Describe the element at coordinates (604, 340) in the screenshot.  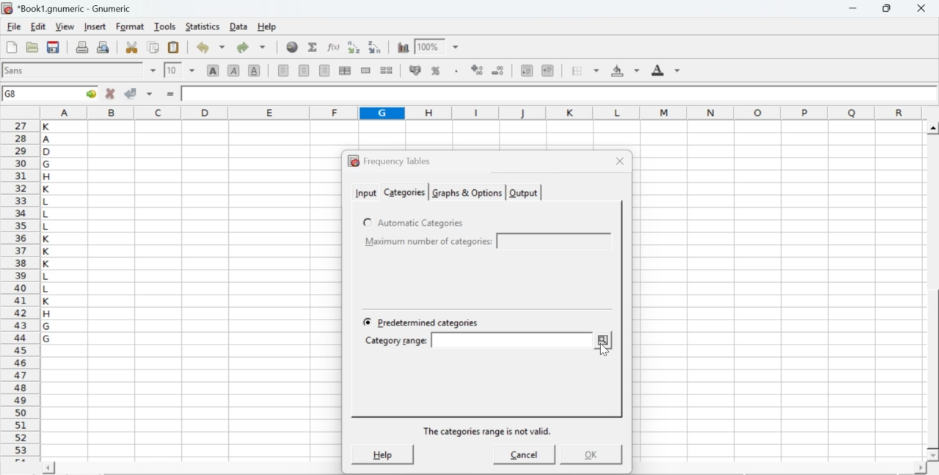
I see `more` at that location.